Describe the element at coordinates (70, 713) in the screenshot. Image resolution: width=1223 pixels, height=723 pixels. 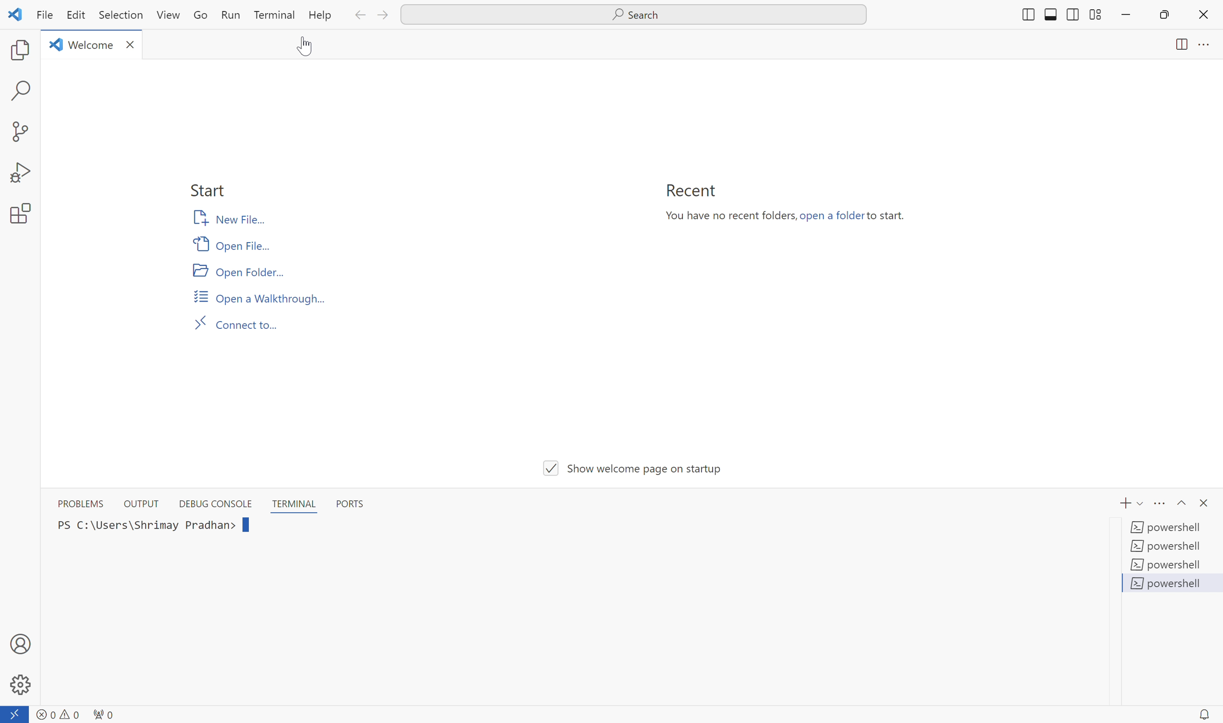
I see `warnings` at that location.